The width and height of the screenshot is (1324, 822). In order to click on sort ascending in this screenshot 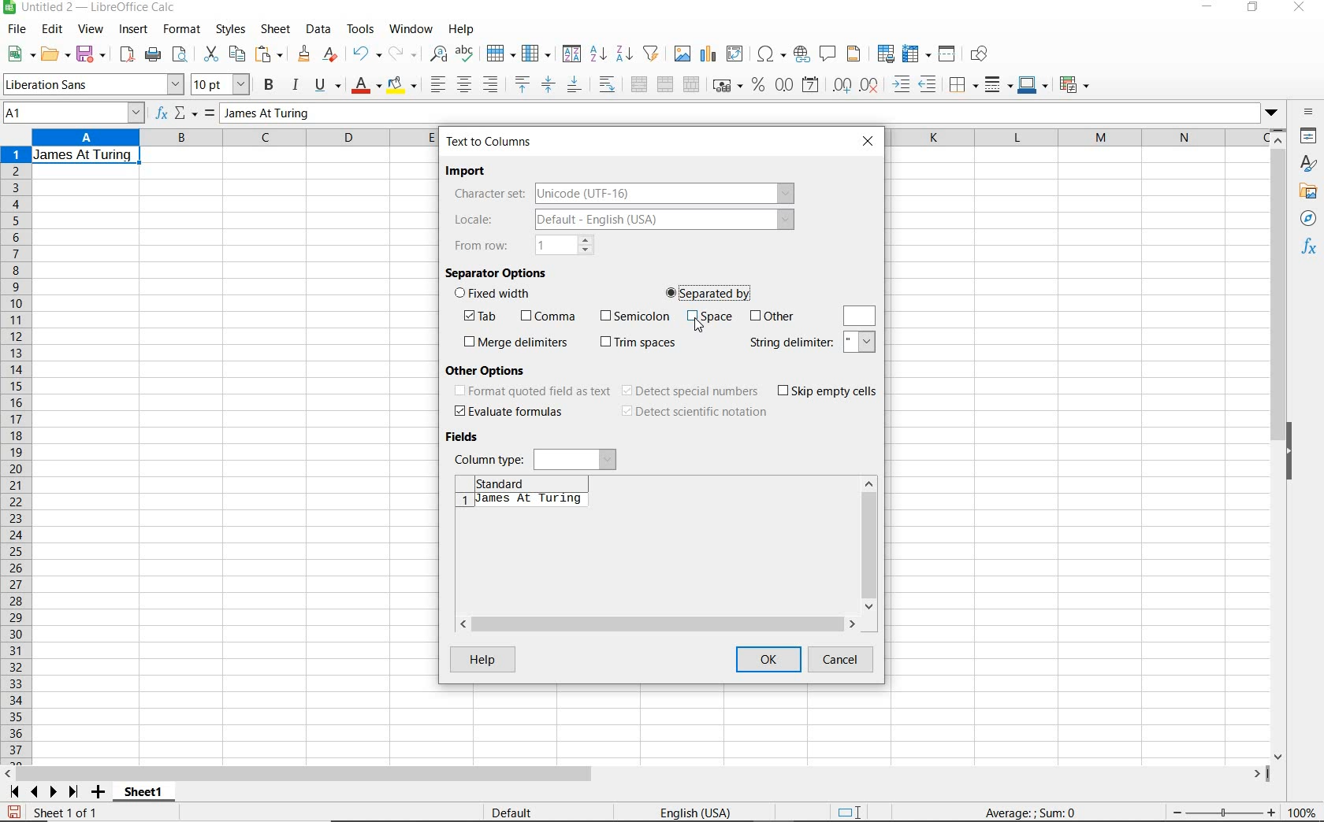, I will do `click(597, 54)`.